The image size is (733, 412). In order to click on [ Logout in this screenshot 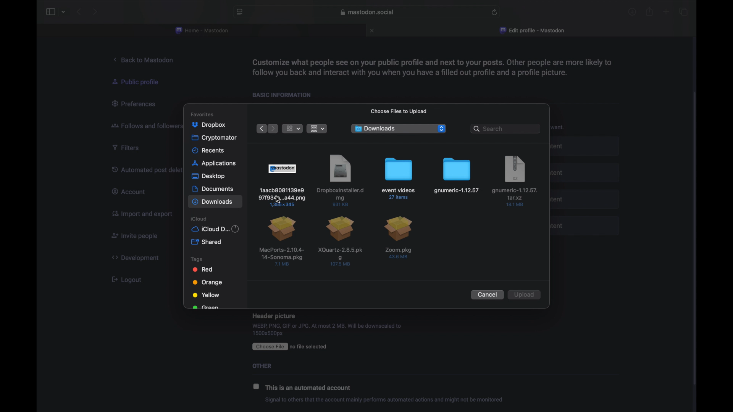, I will do `click(130, 279)`.